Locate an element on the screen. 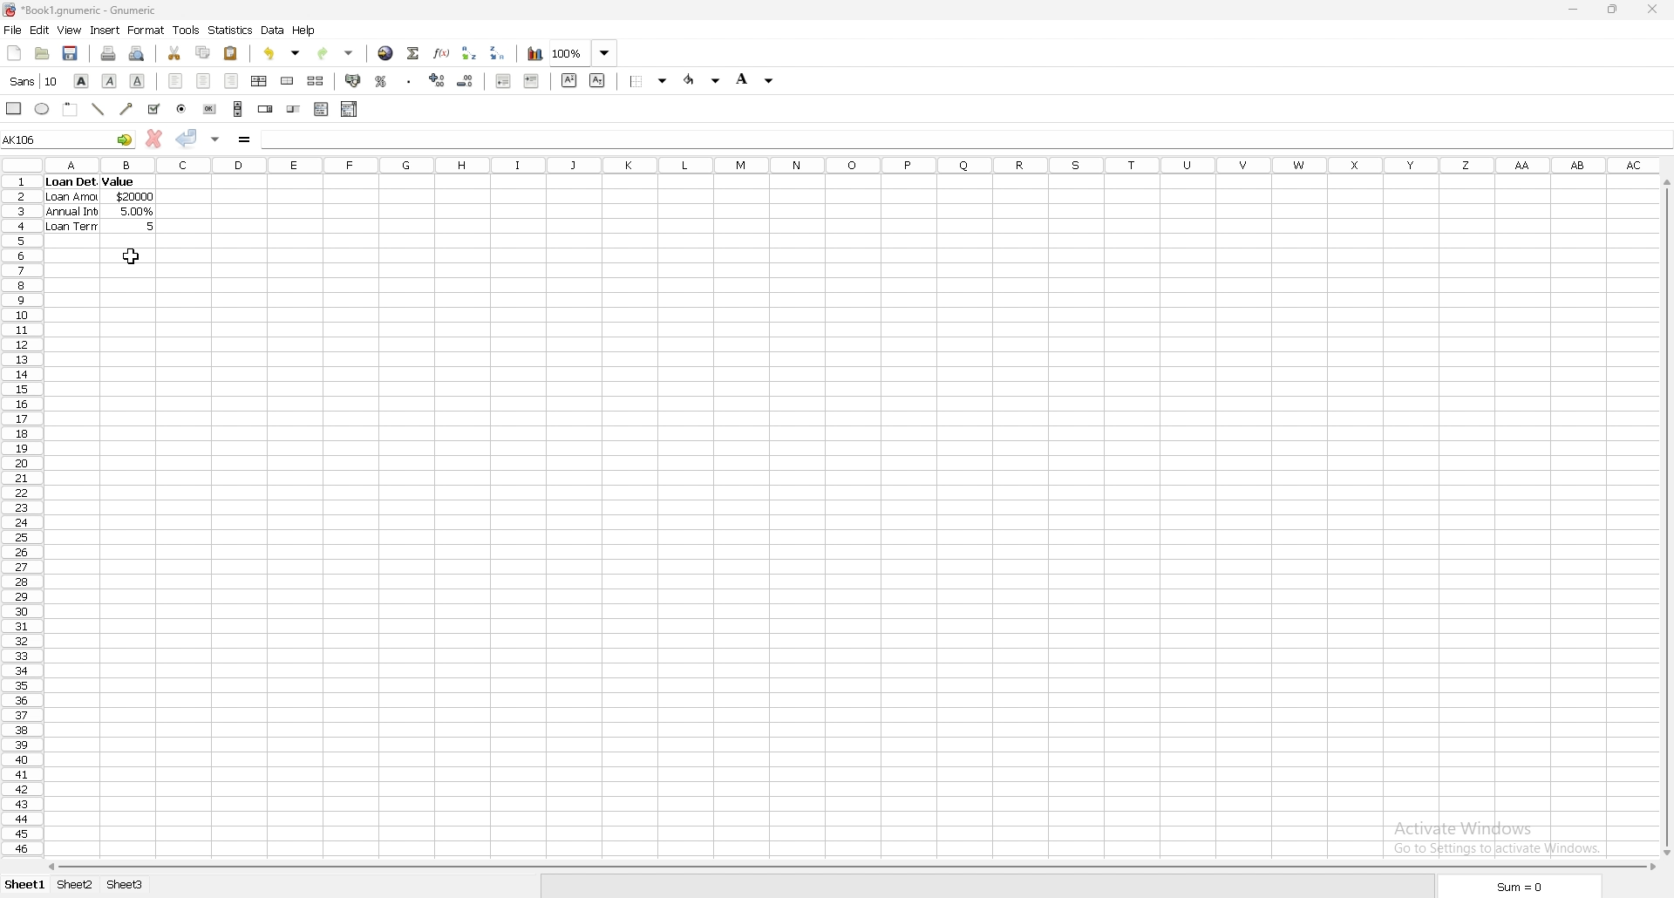 The image size is (1674, 898). scroll bar is located at coordinates (1666, 515).